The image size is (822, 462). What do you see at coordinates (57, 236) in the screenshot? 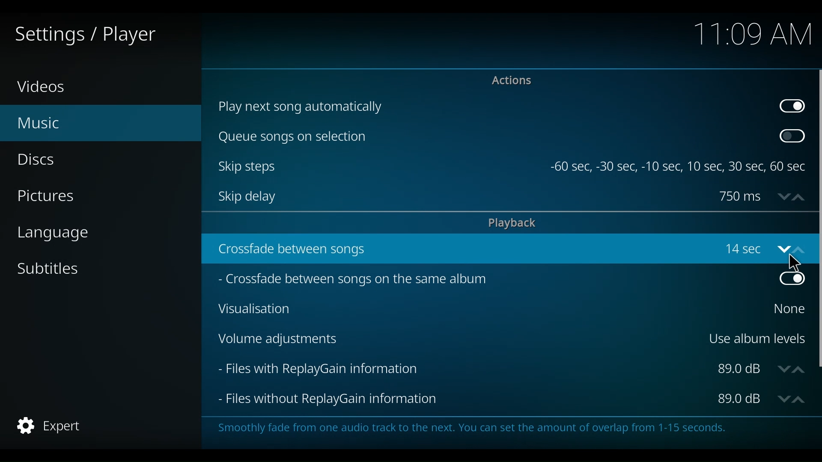
I see `language` at bounding box center [57, 236].